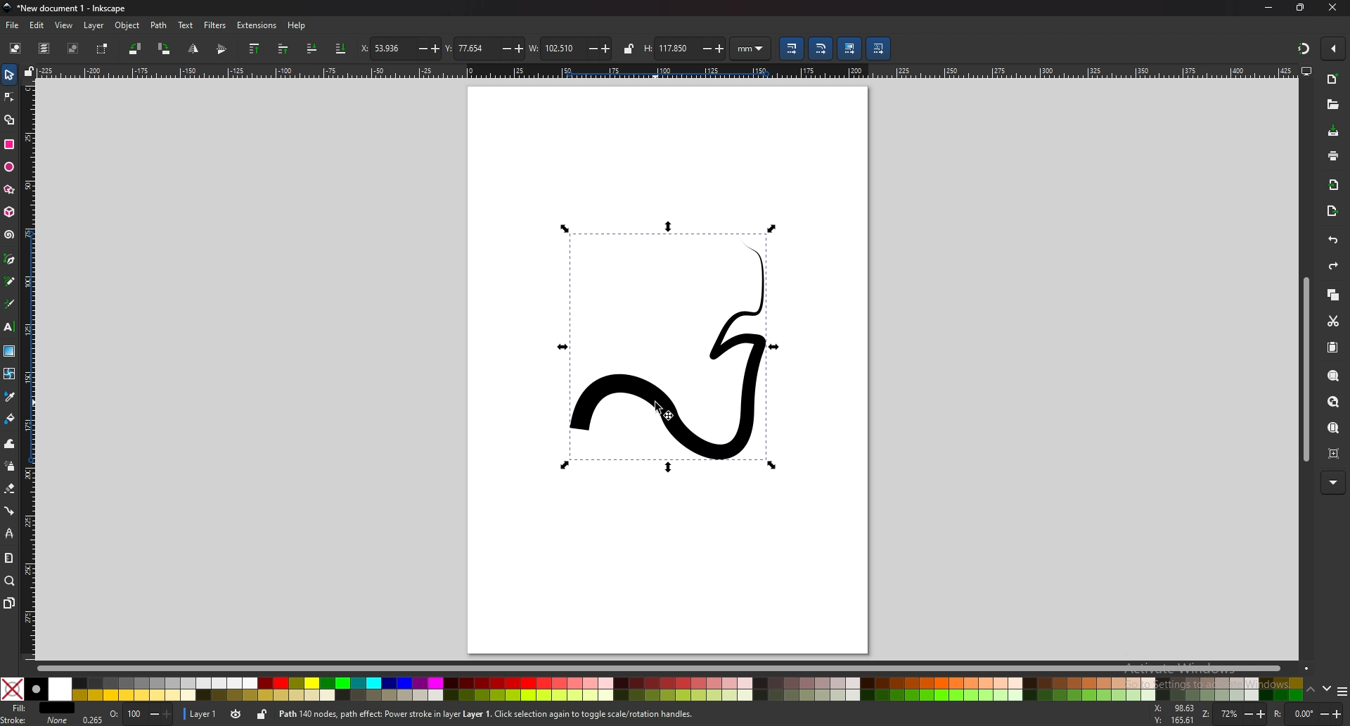  What do you see at coordinates (127, 715) in the screenshot?
I see `opacity` at bounding box center [127, 715].